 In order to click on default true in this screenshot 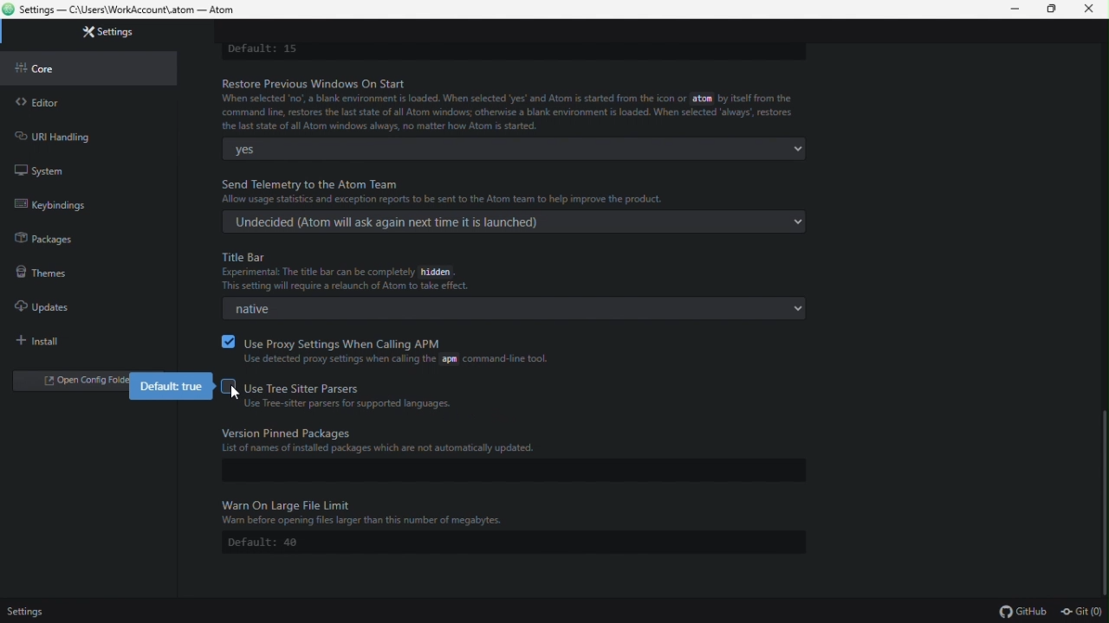, I will do `click(174, 387)`.